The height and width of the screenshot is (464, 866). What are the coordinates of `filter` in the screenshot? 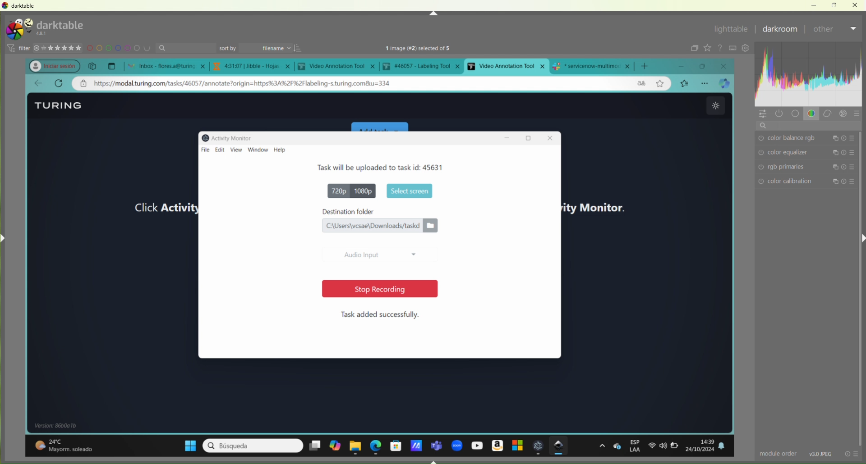 It's located at (17, 48).